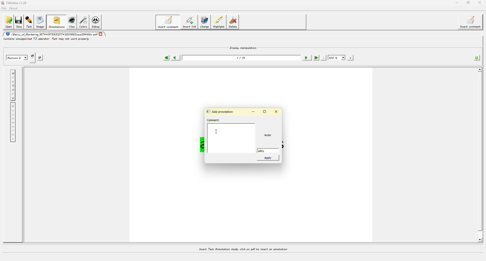 The height and width of the screenshot is (261, 486). I want to click on close, so click(479, 3).